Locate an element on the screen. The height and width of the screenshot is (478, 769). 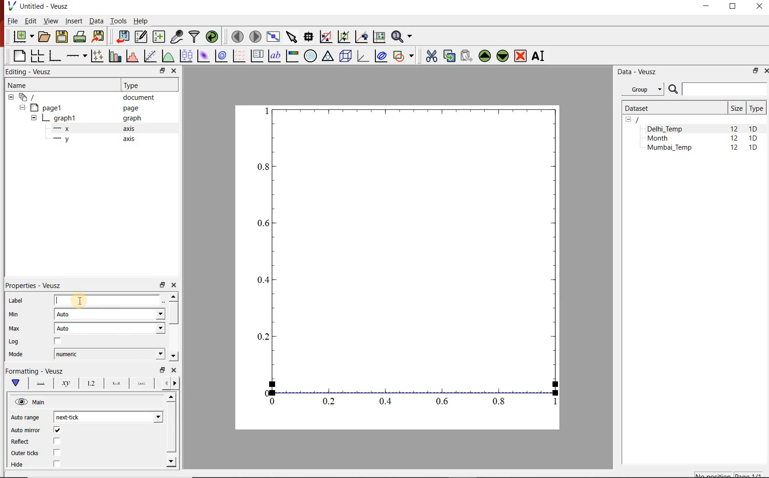
restore is located at coordinates (163, 71).